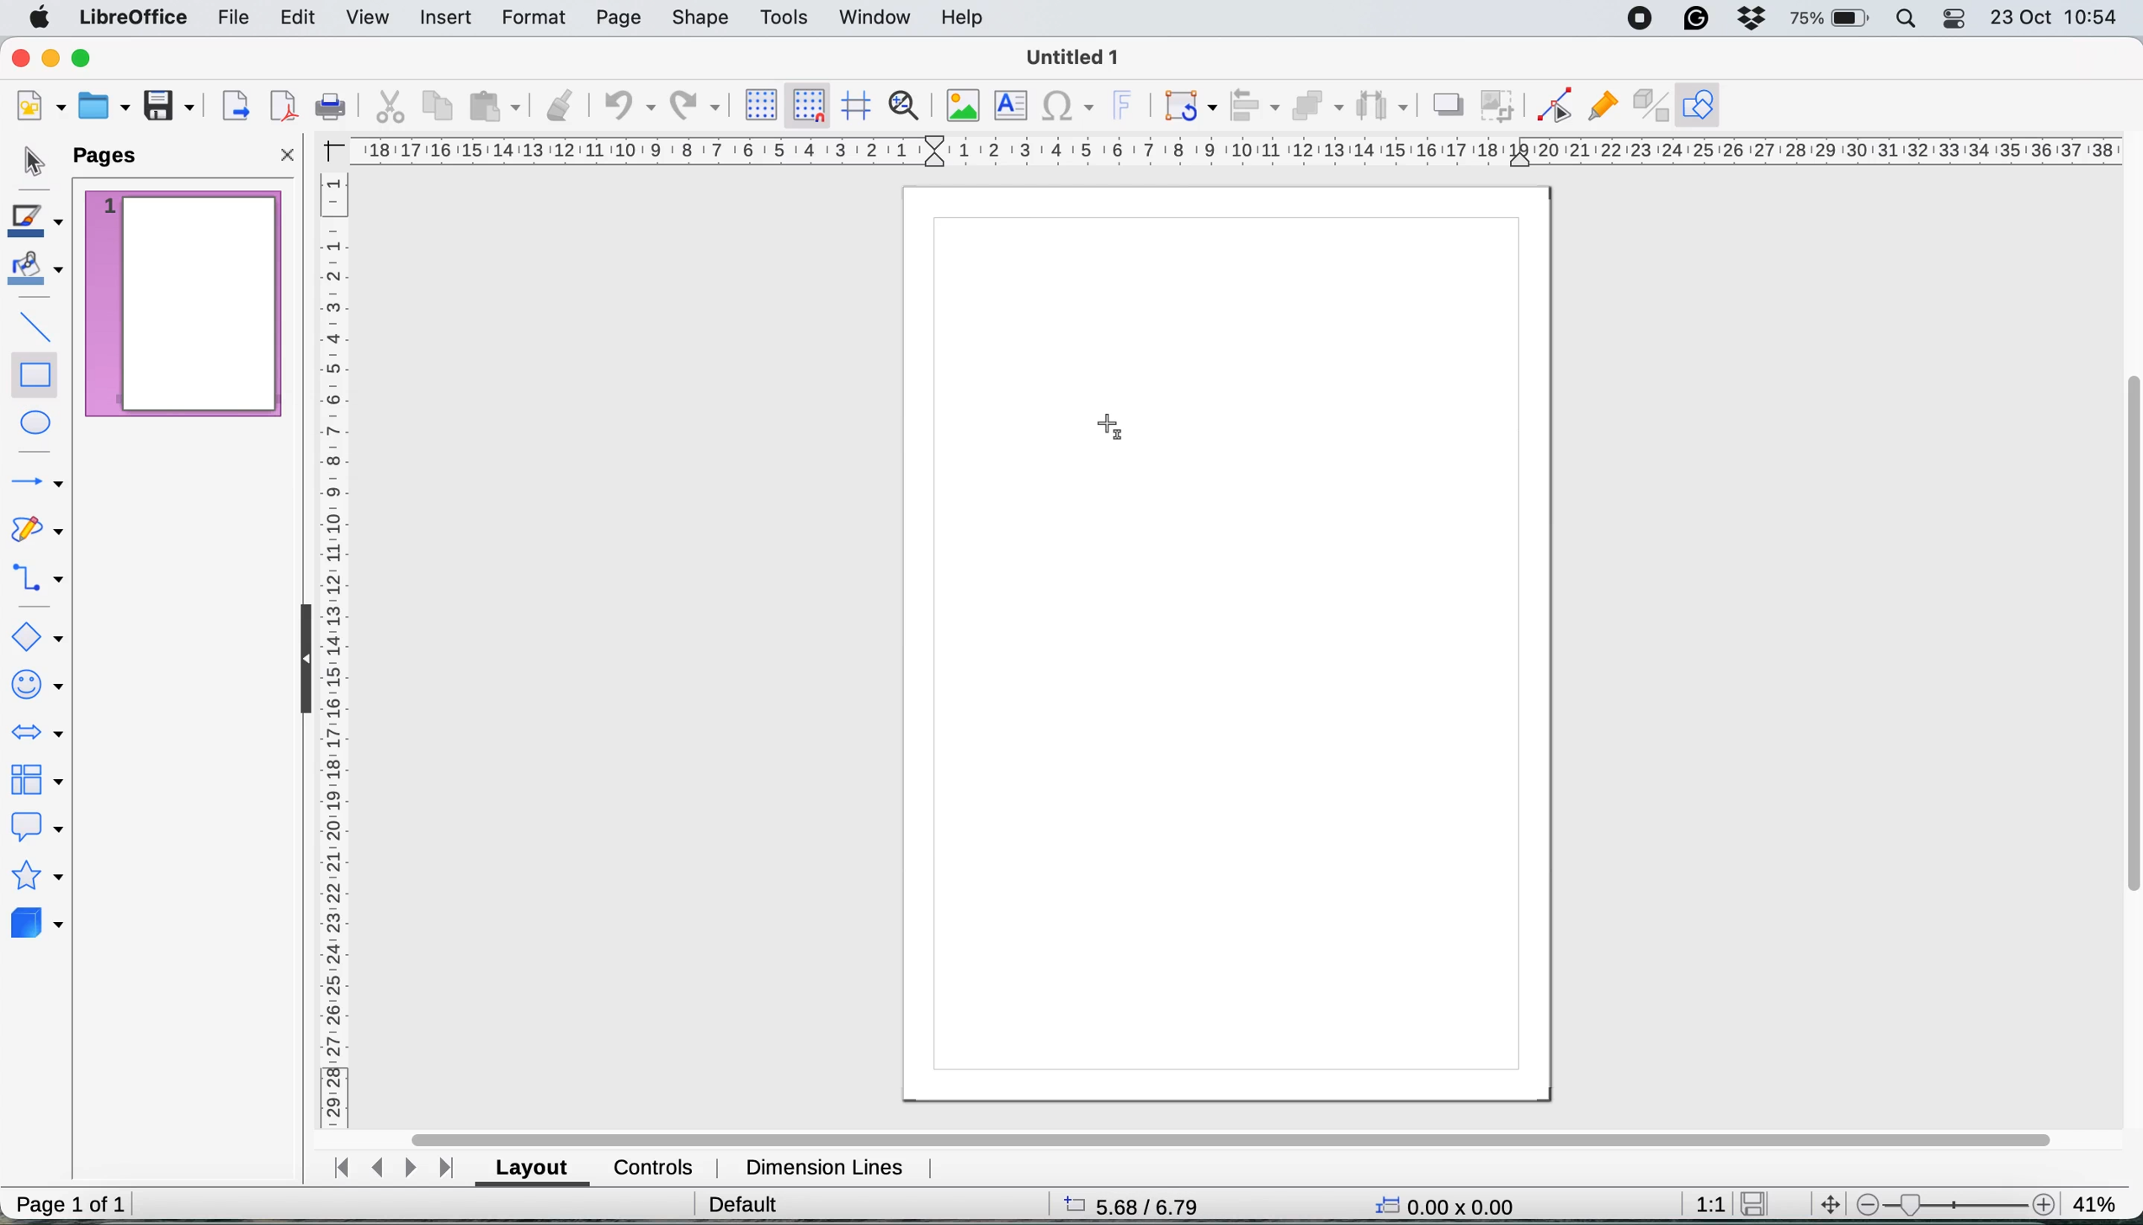 Image resolution: width=2143 pixels, height=1225 pixels. What do you see at coordinates (113, 157) in the screenshot?
I see `pages` at bounding box center [113, 157].